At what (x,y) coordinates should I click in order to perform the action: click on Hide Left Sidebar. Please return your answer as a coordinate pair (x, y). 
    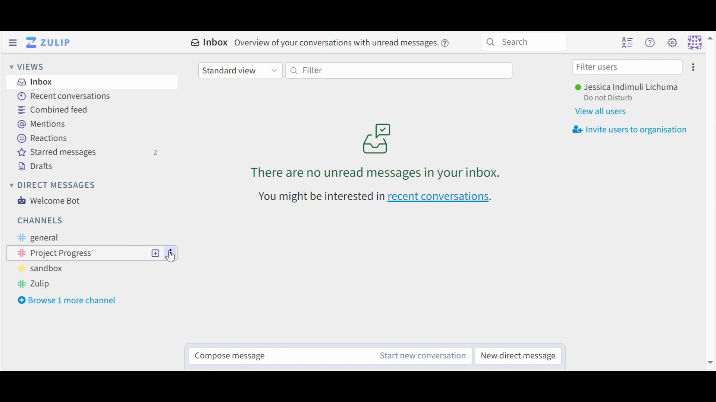
    Looking at the image, I should click on (12, 42).